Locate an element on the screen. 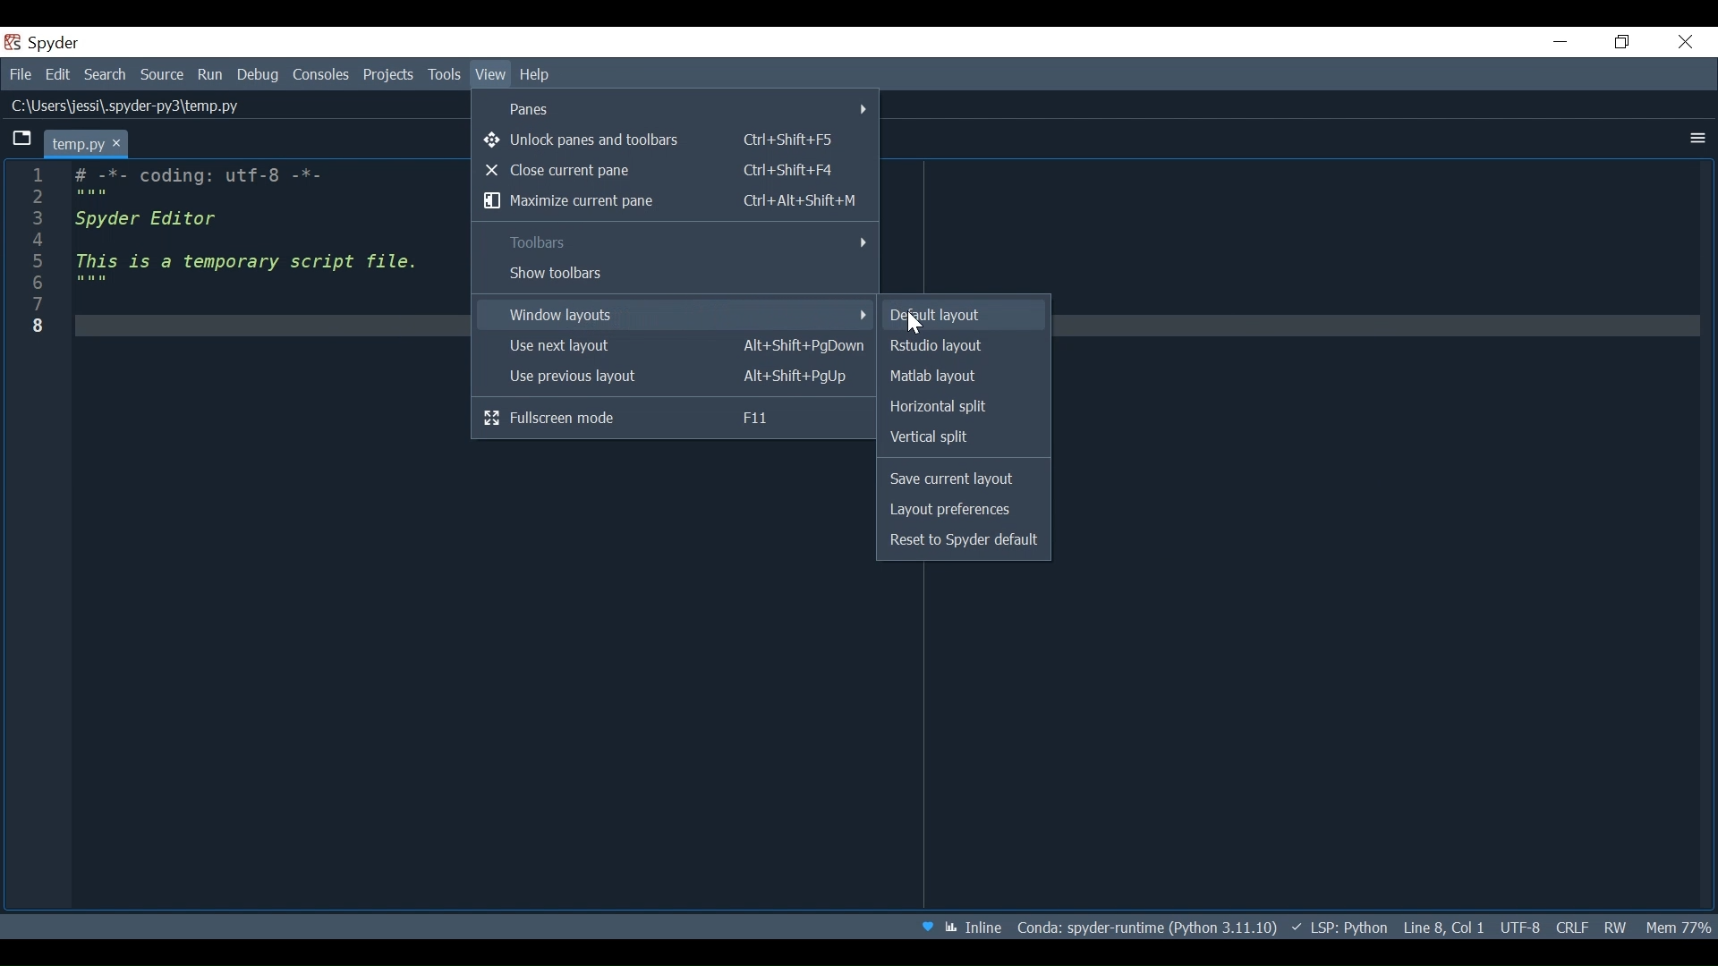  Browse Tab is located at coordinates (26, 140).